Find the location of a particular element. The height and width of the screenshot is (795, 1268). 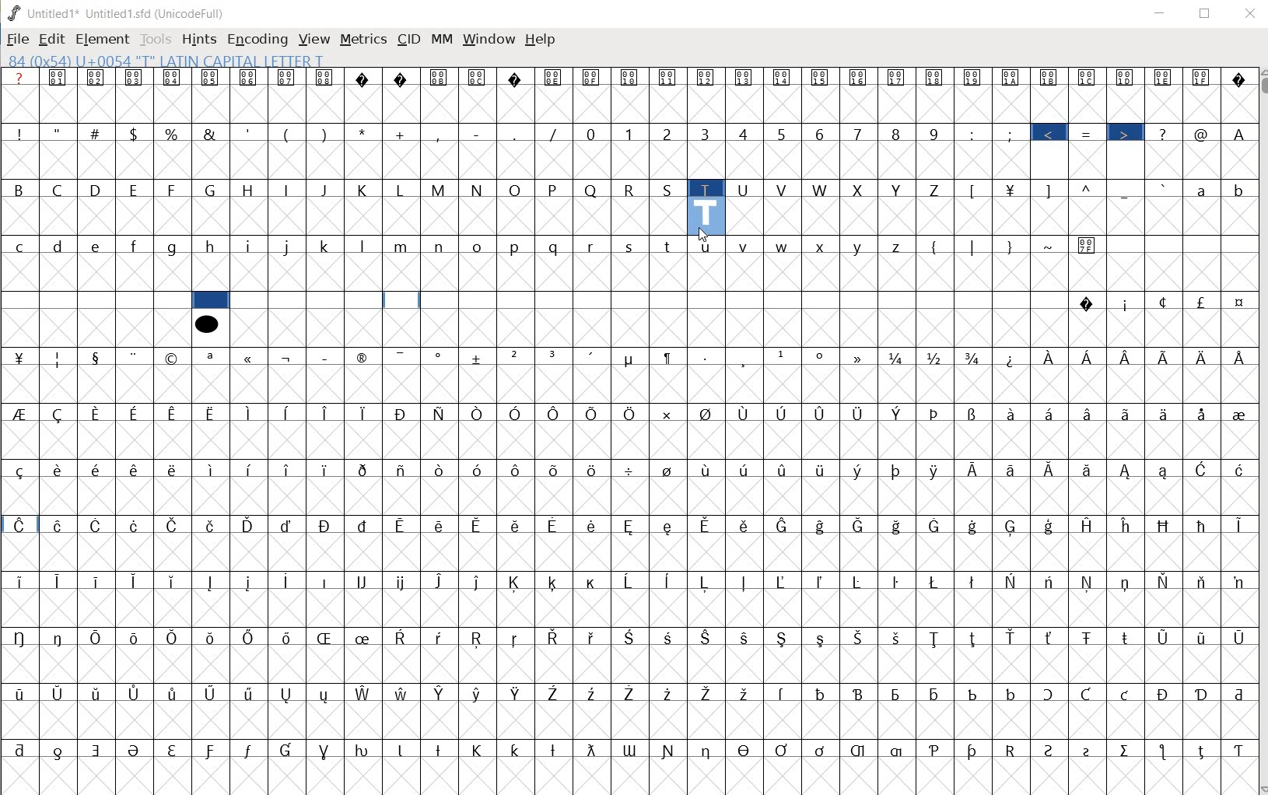

k is located at coordinates (325, 245).